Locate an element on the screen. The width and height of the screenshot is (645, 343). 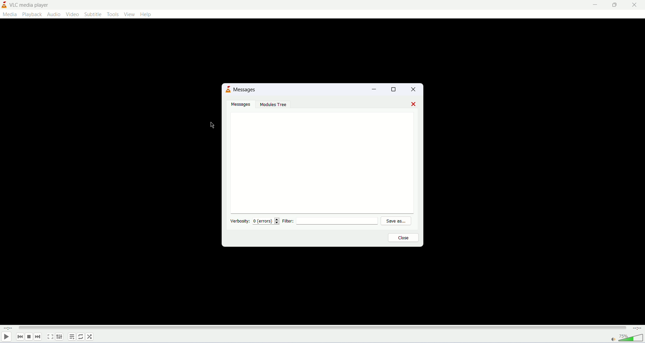
save as is located at coordinates (400, 221).